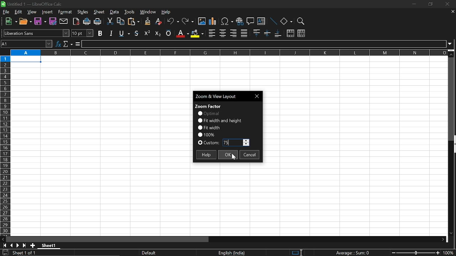  Describe the element at coordinates (130, 12) in the screenshot. I see `tools` at that location.